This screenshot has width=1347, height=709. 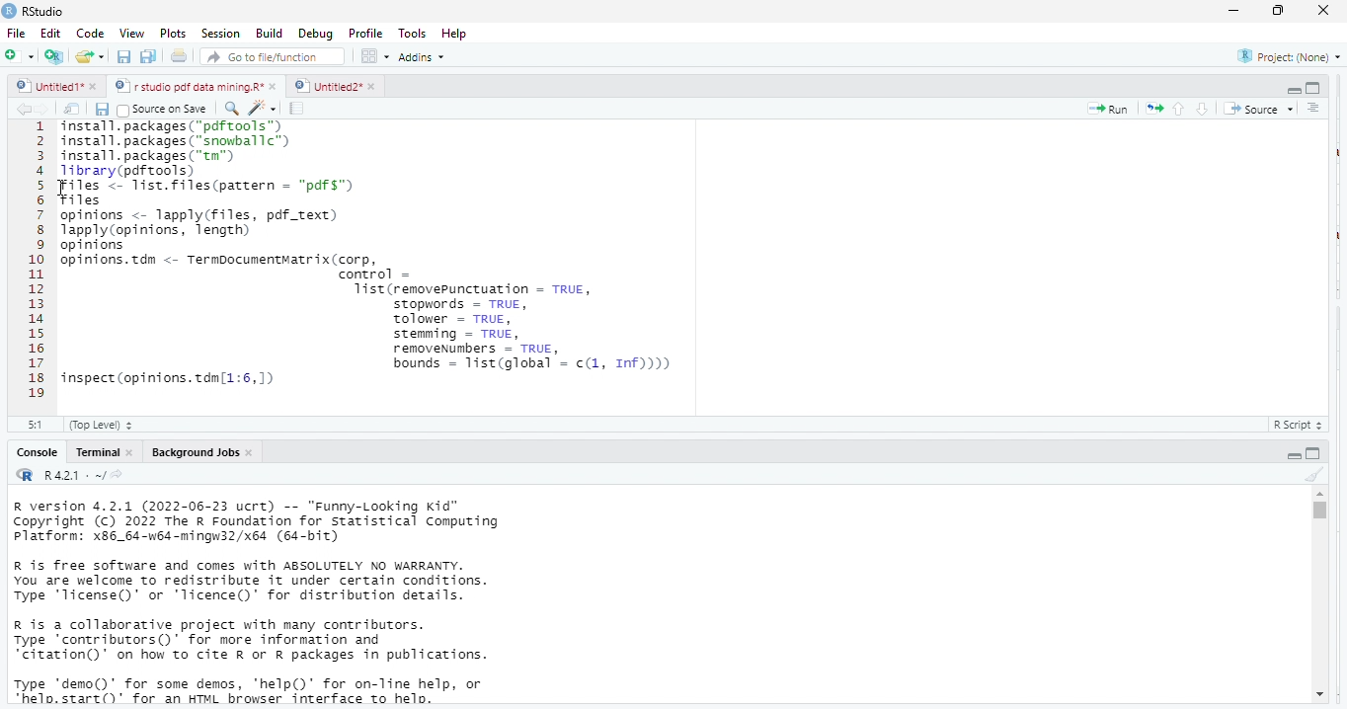 What do you see at coordinates (1295, 454) in the screenshot?
I see `hide r script` at bounding box center [1295, 454].